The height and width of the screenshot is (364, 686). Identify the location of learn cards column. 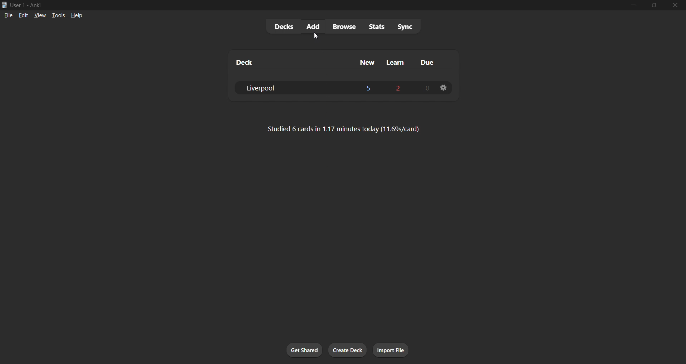
(395, 61).